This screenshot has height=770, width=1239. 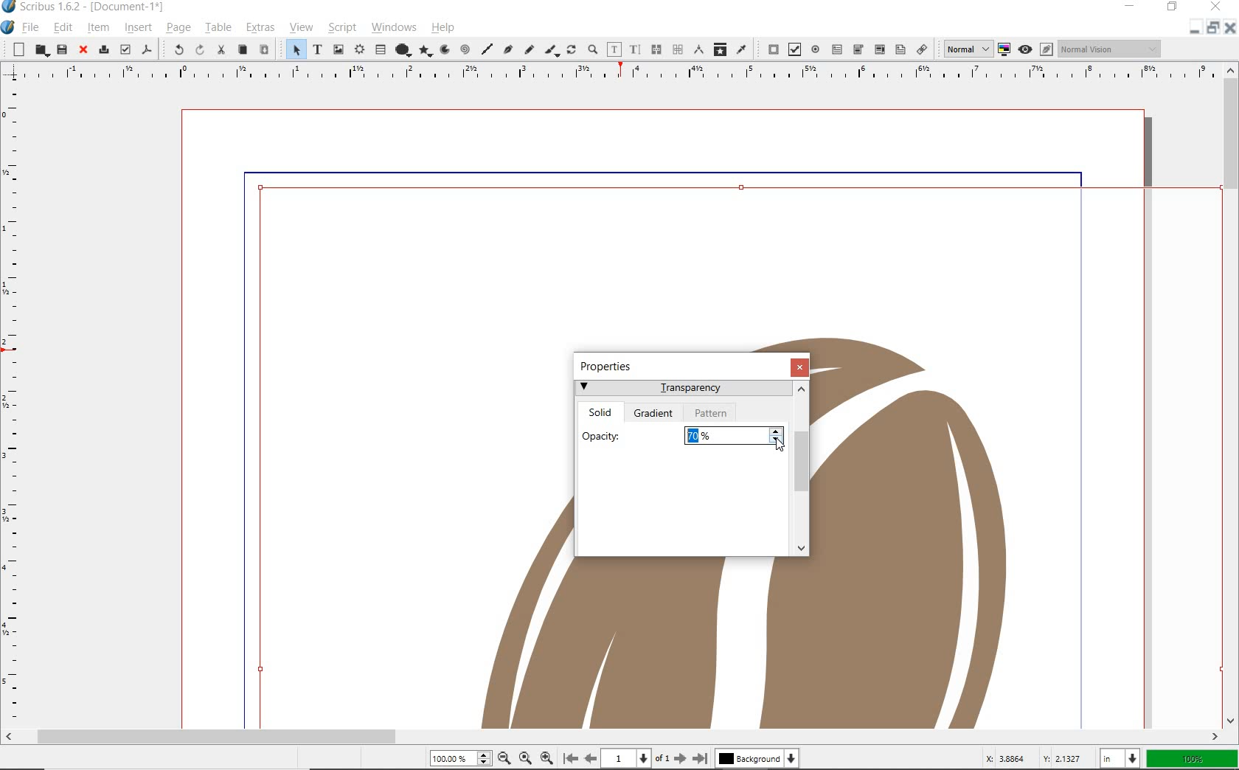 I want to click on system icon, so click(x=9, y=27).